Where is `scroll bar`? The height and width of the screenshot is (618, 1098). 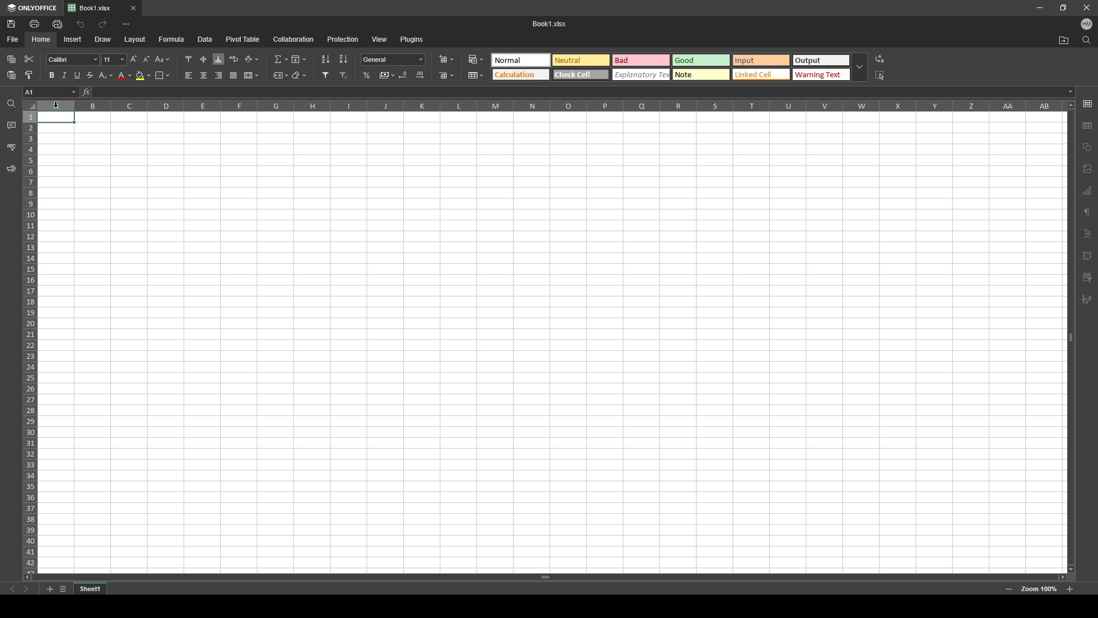 scroll bar is located at coordinates (1070, 336).